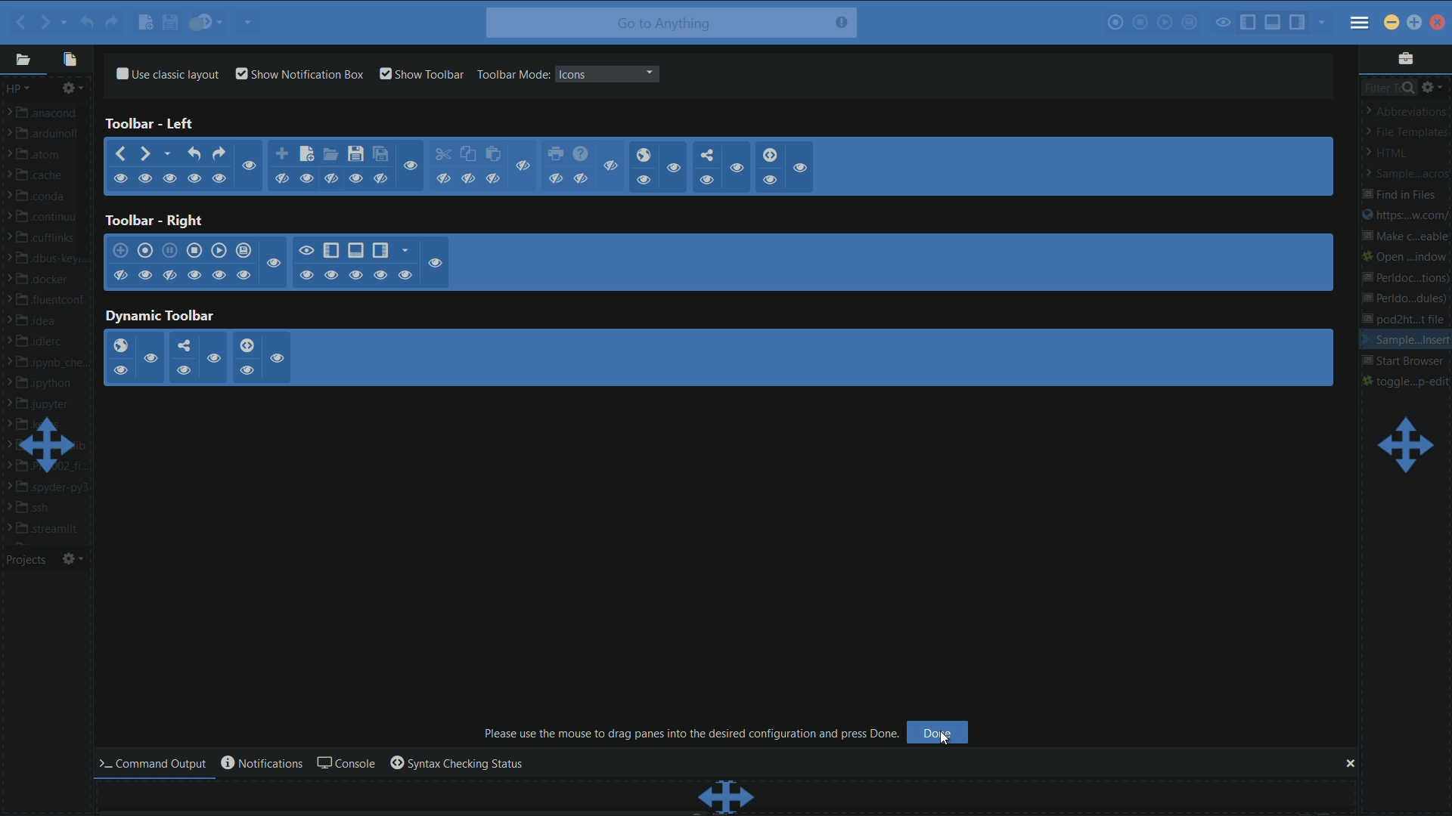 This screenshot has width=1452, height=816. I want to click on toolbar mode, so click(512, 74).